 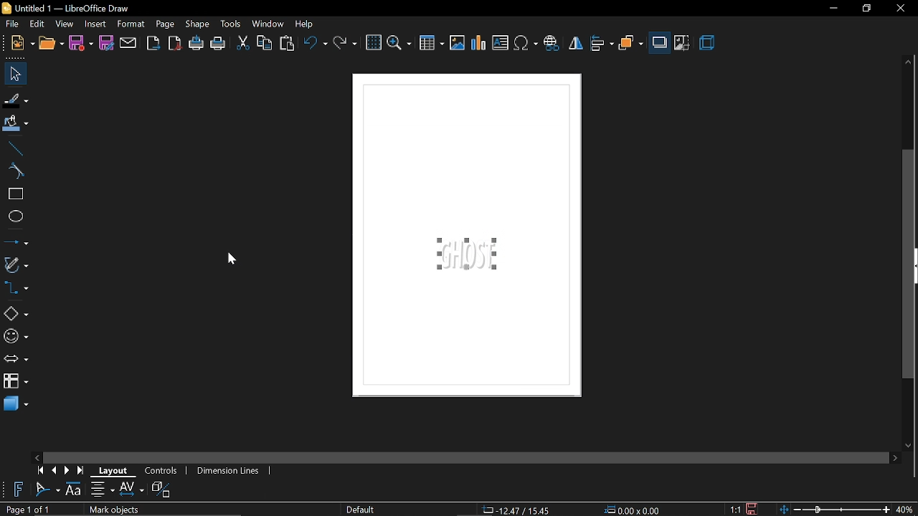 I want to click on move up, so click(x=909, y=63).